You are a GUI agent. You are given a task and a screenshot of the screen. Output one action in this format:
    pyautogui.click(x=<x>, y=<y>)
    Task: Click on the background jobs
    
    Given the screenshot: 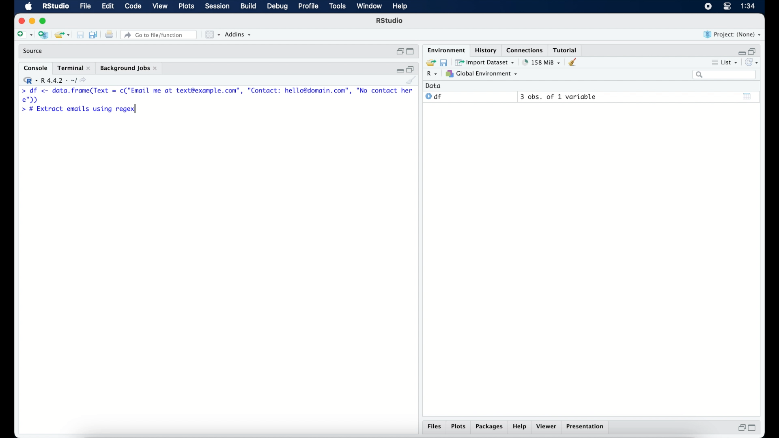 What is the action you would take?
    pyautogui.click(x=130, y=69)
    